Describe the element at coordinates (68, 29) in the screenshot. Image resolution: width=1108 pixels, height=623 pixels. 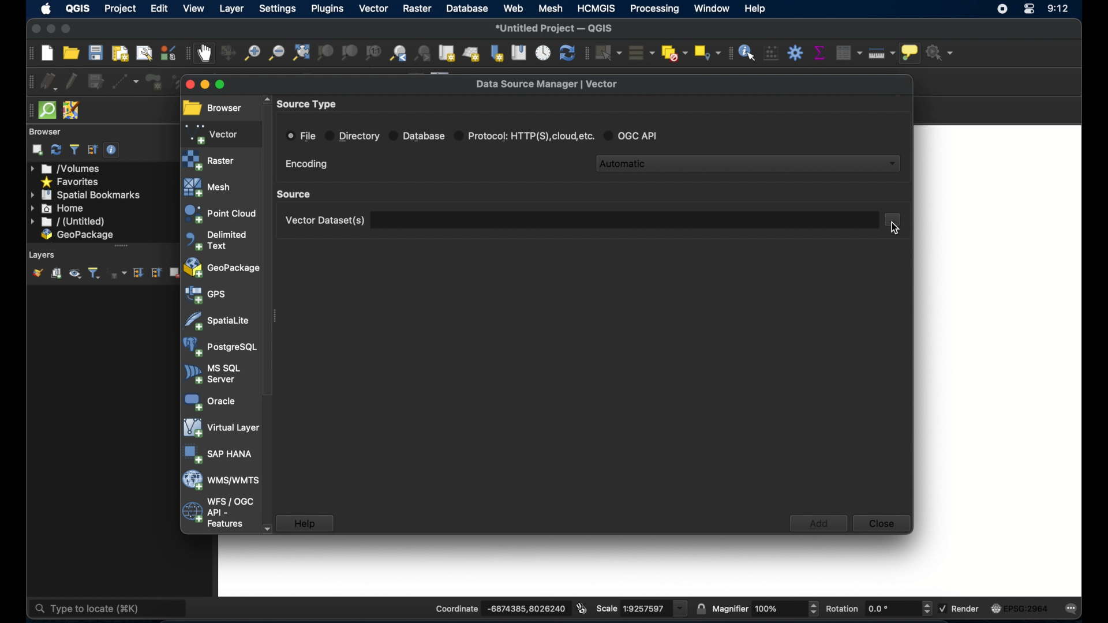
I see `maximize` at that location.